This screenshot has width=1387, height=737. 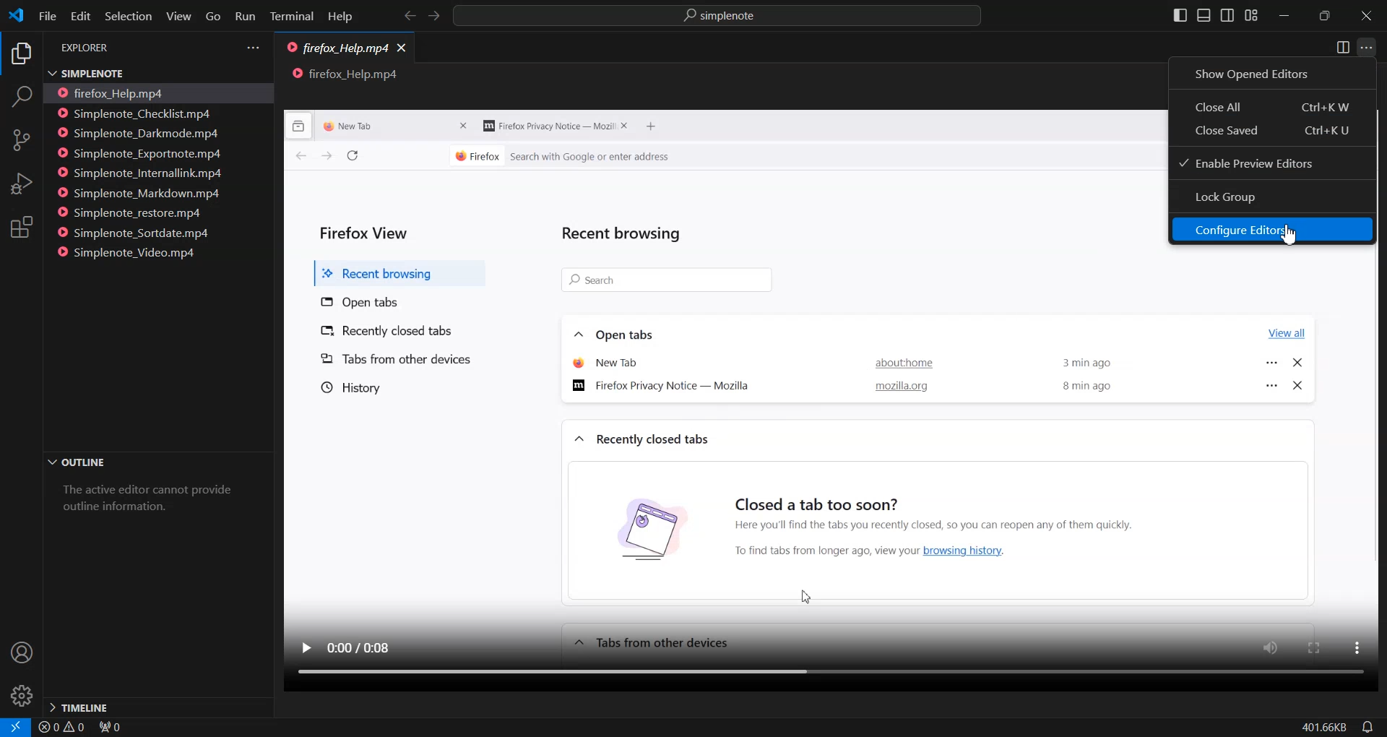 I want to click on Simplenote_Darkmode.mp4, so click(x=140, y=133).